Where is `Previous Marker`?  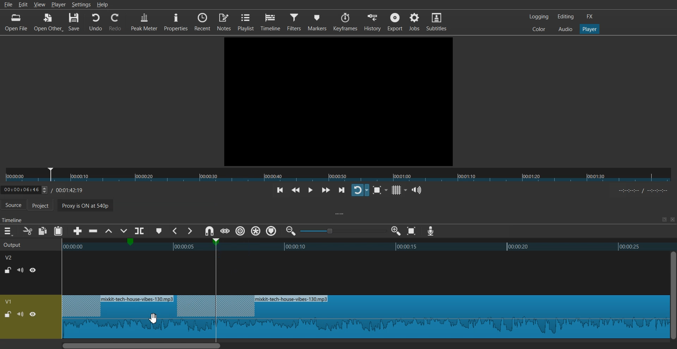 Previous Marker is located at coordinates (176, 231).